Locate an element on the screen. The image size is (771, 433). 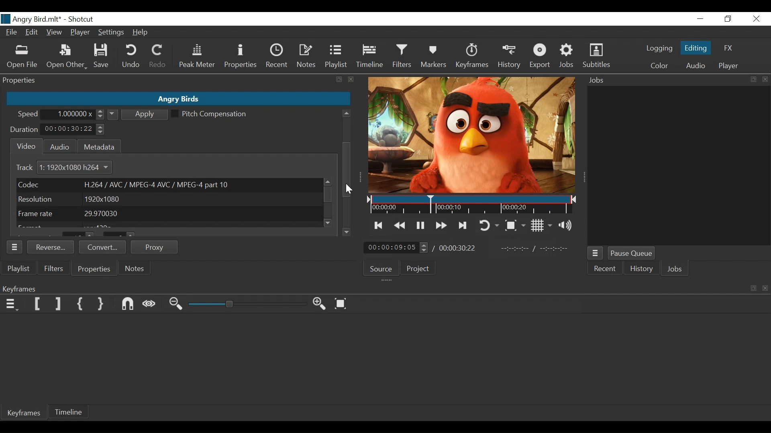
Zoom keyframe to fit is located at coordinates (341, 304).